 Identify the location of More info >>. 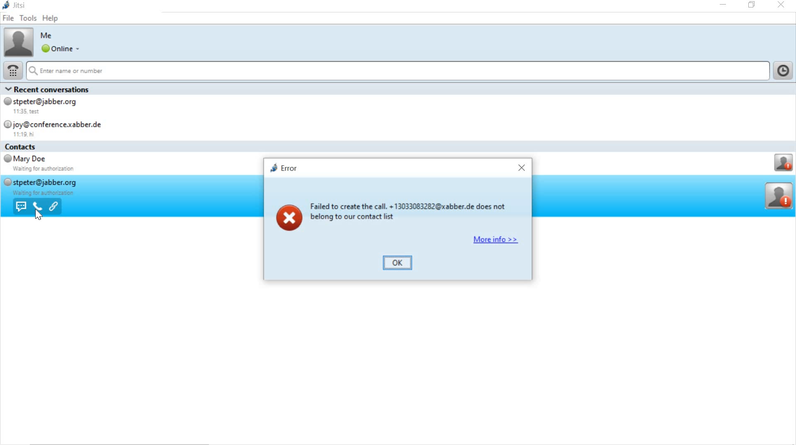
(494, 239).